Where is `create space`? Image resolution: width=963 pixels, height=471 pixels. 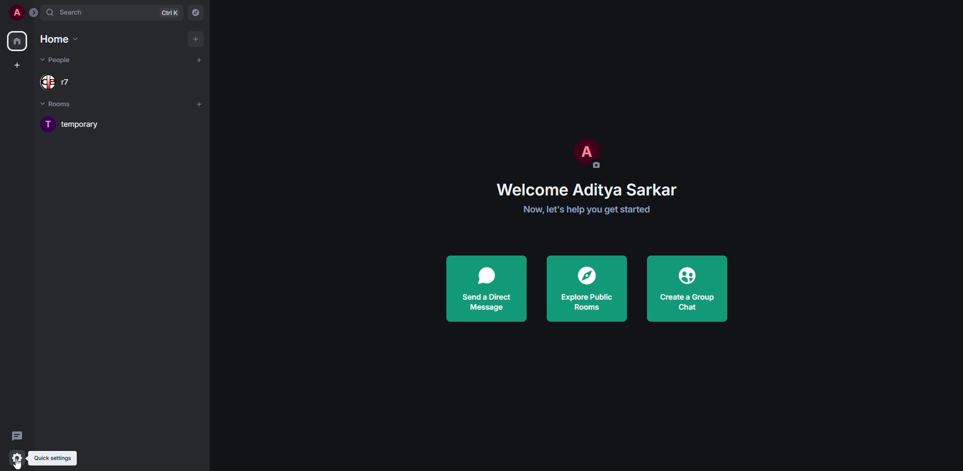 create space is located at coordinates (17, 65).